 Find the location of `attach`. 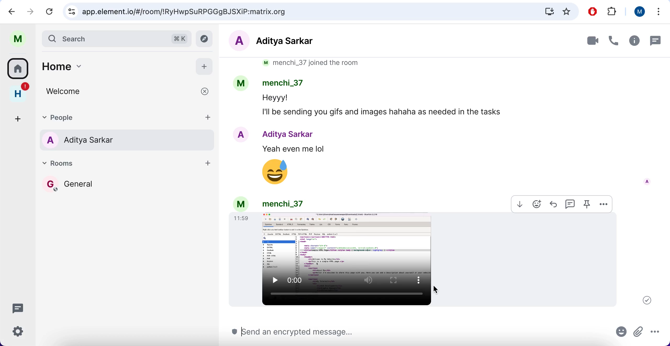

attach is located at coordinates (638, 333).